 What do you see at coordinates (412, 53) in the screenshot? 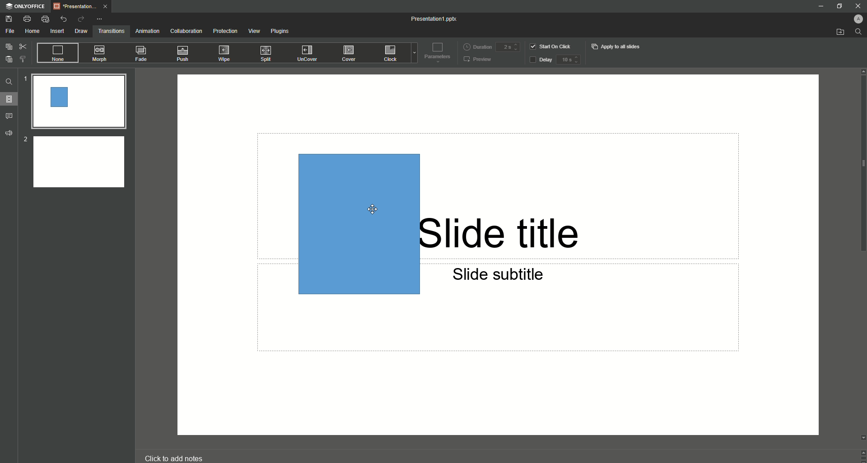
I see `Drop down menu` at bounding box center [412, 53].